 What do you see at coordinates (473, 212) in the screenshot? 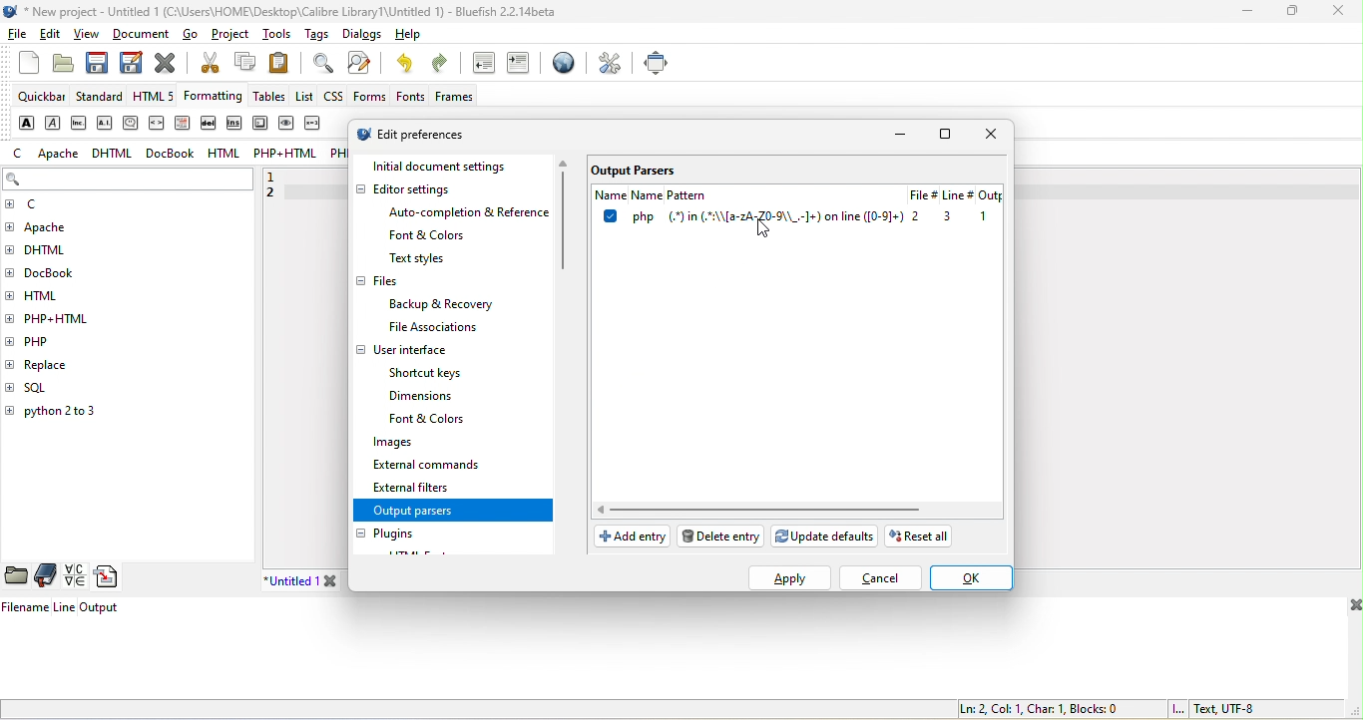
I see `auto completion & reference` at bounding box center [473, 212].